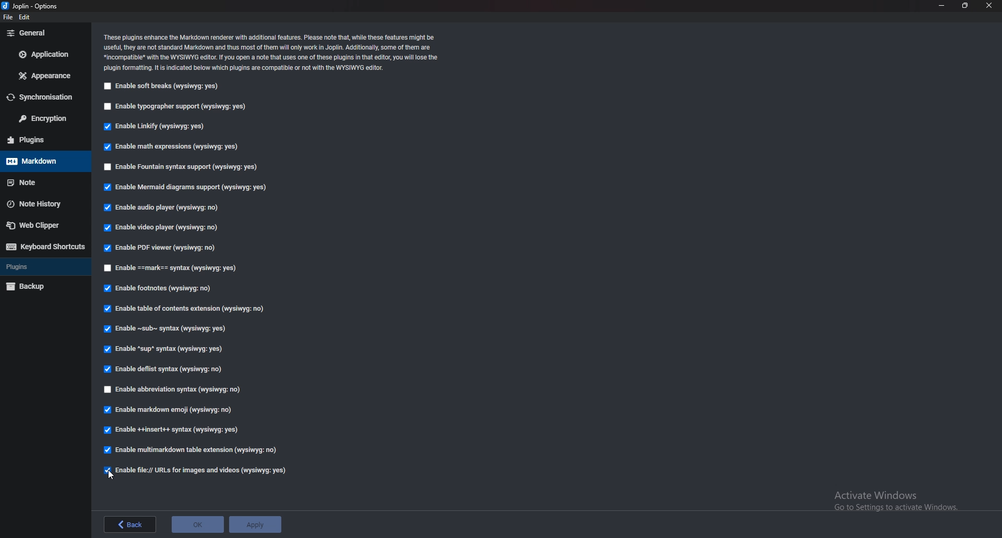 This screenshot has width=1002, height=538. Describe the element at coordinates (173, 430) in the screenshot. I see `Enable insert syntax` at that location.